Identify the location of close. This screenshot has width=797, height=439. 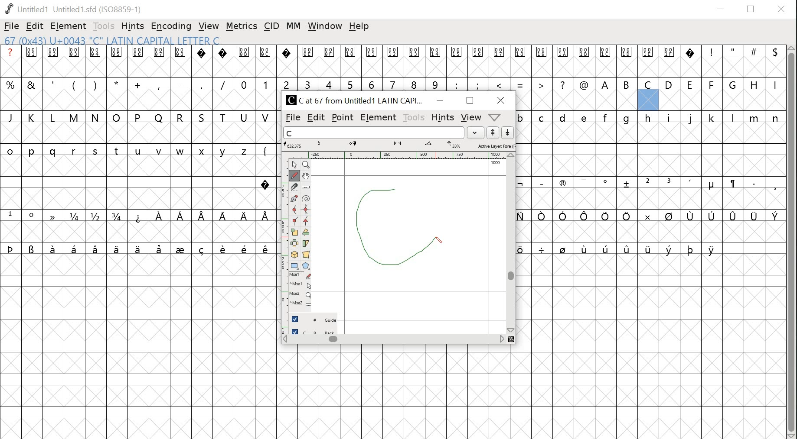
(502, 100).